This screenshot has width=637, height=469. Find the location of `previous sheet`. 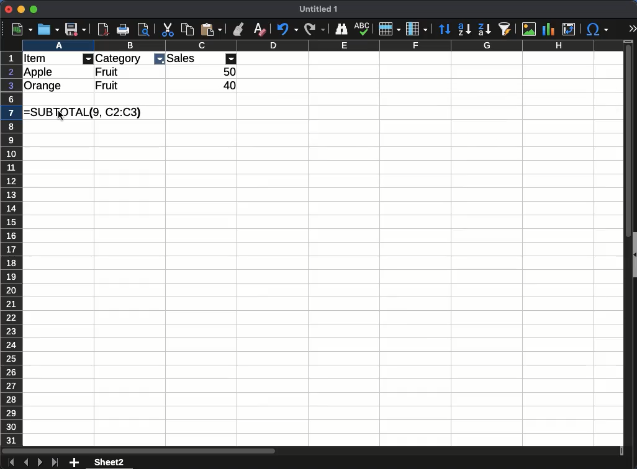

previous sheet is located at coordinates (26, 462).